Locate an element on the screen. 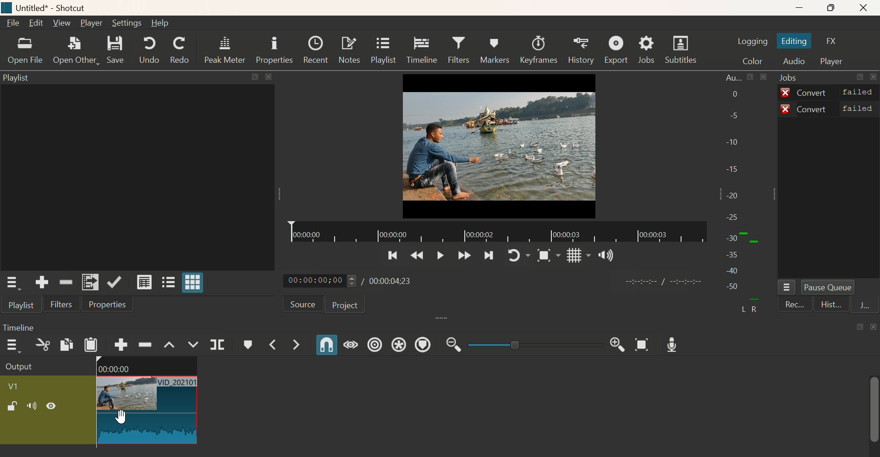 The width and height of the screenshot is (880, 457). Ripple is located at coordinates (145, 345).